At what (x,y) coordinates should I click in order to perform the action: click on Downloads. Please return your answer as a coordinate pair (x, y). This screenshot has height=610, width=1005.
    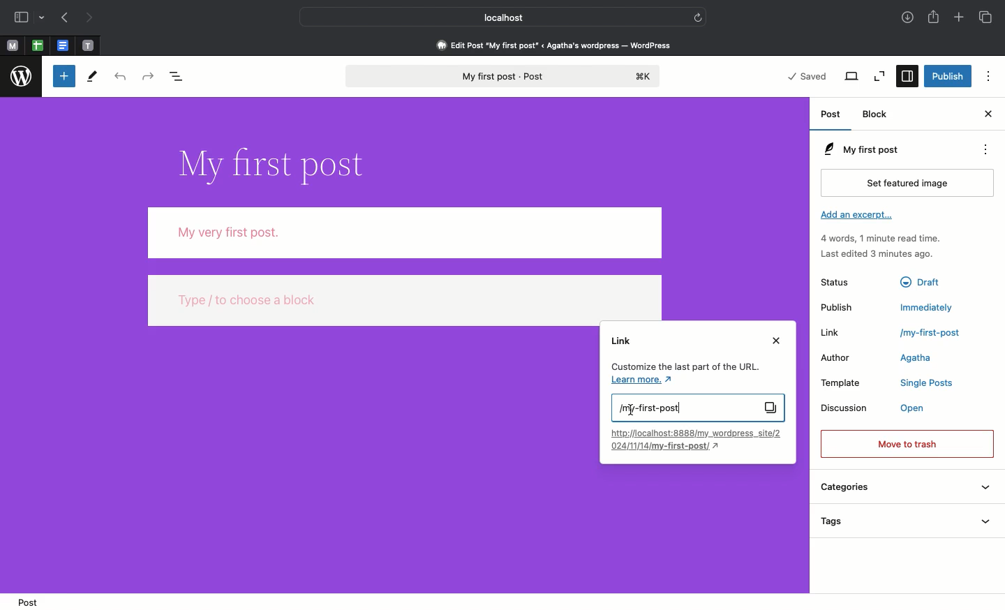
    Looking at the image, I should click on (907, 17).